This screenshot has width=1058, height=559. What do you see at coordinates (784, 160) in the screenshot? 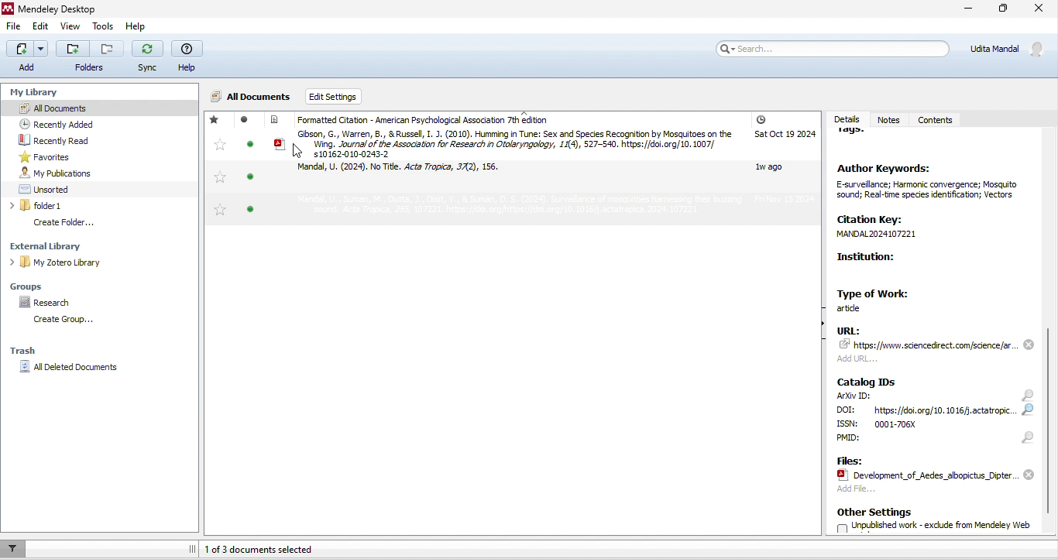
I see `added date` at bounding box center [784, 160].